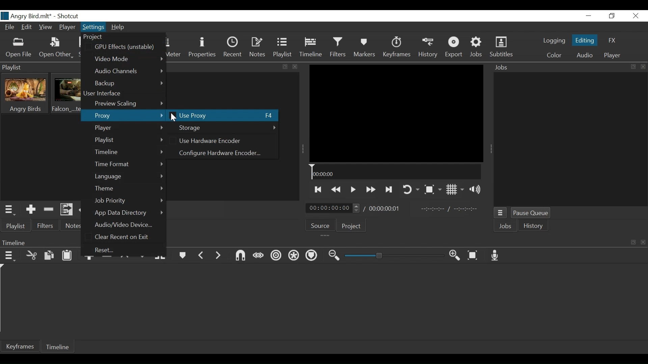 The width and height of the screenshot is (648, 364). Describe the element at coordinates (611, 16) in the screenshot. I see `Restore` at that location.